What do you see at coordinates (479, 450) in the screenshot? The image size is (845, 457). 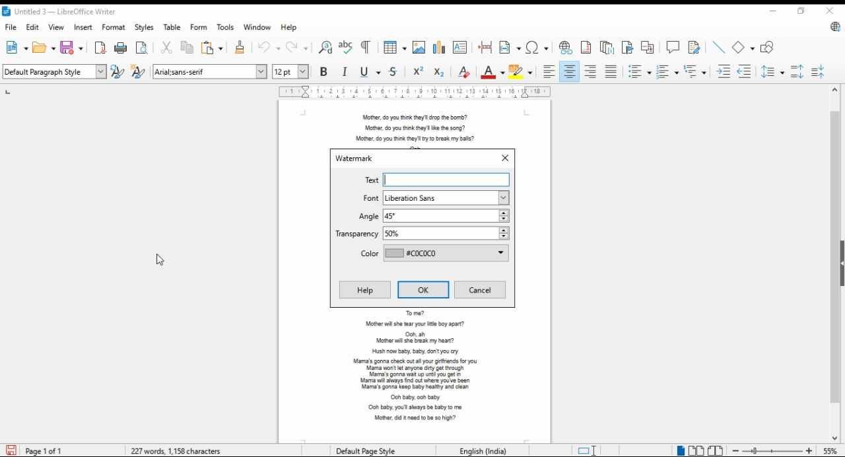 I see `Language` at bounding box center [479, 450].